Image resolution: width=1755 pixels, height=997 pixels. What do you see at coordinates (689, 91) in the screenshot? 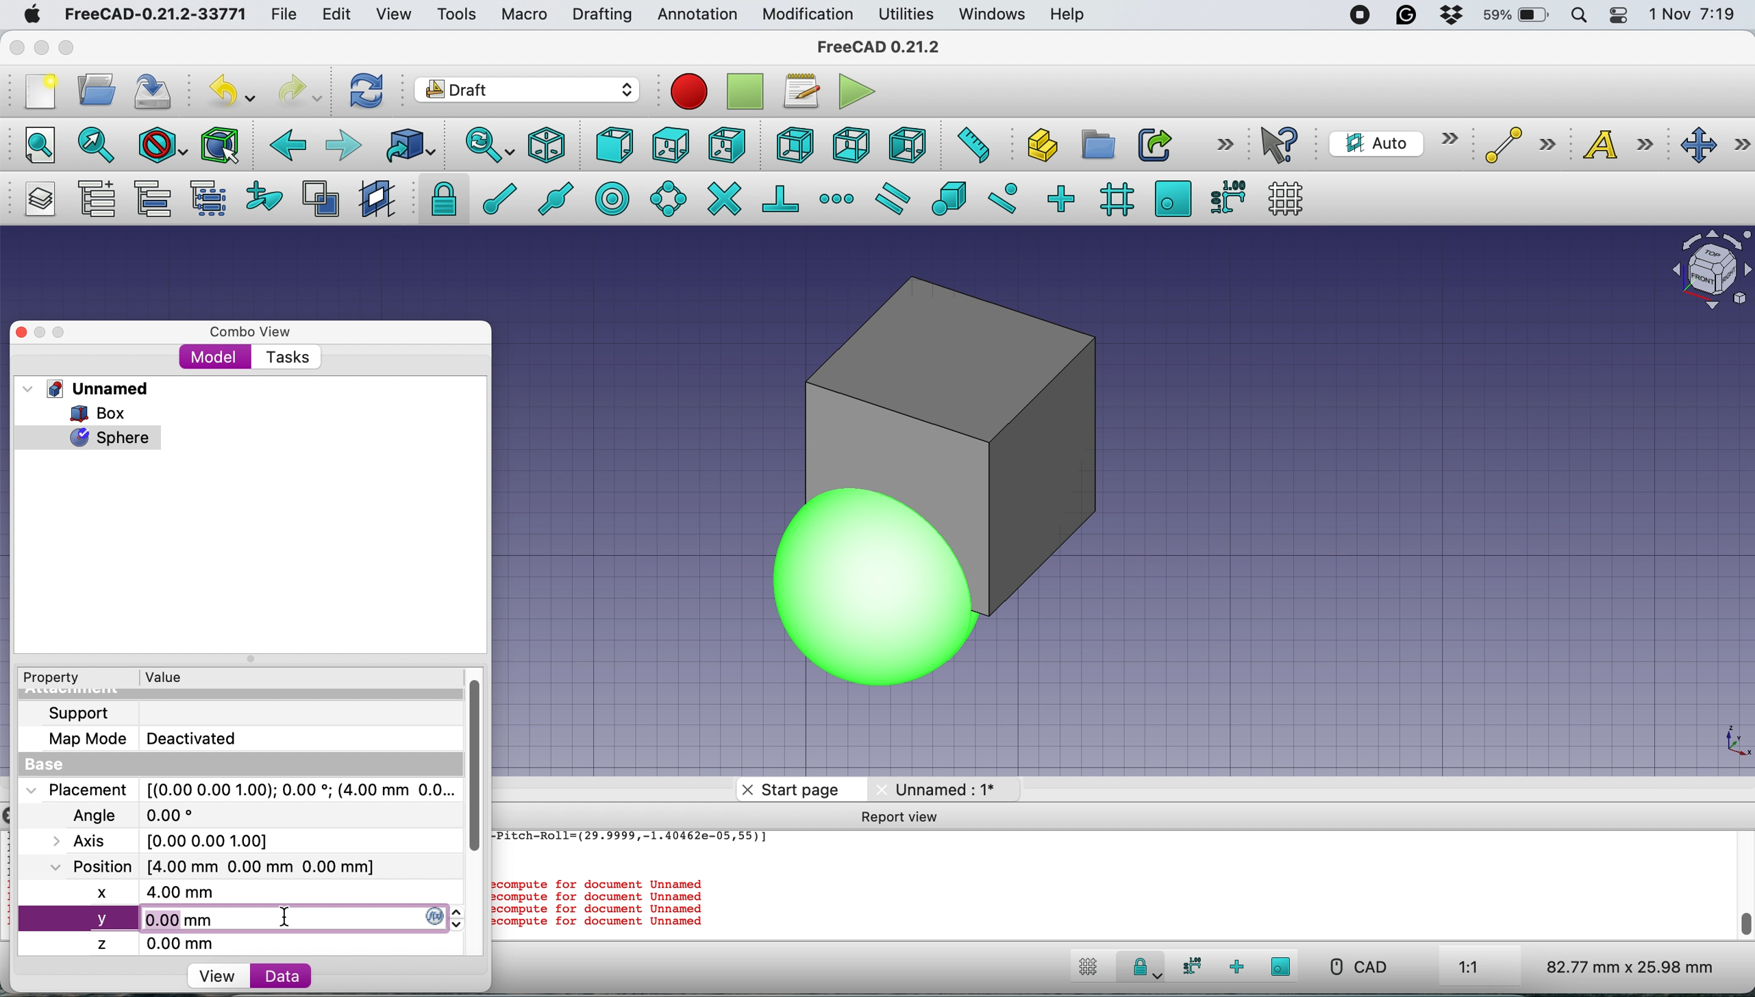
I see `record macros` at bounding box center [689, 91].